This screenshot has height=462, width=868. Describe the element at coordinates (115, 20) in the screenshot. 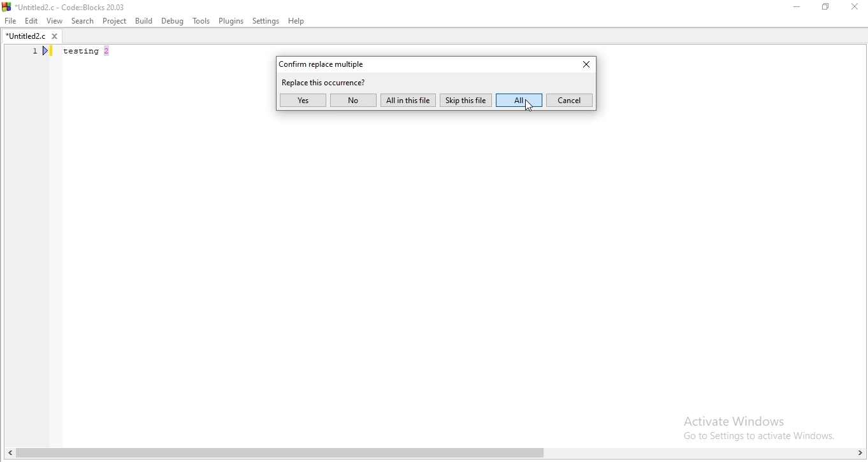

I see `Project ` at that location.